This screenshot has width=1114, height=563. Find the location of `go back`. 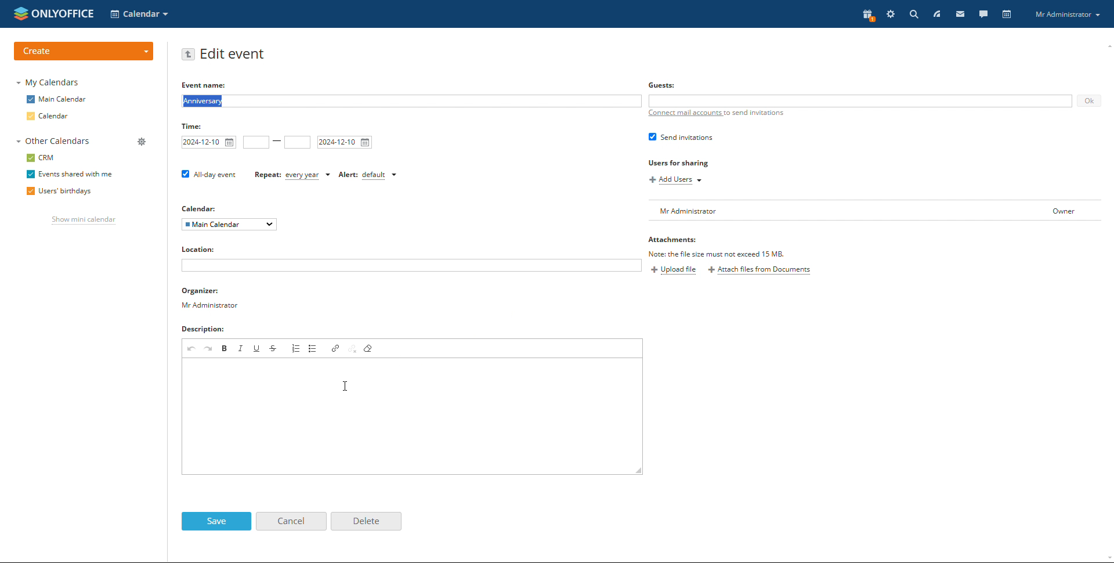

go back is located at coordinates (189, 54).